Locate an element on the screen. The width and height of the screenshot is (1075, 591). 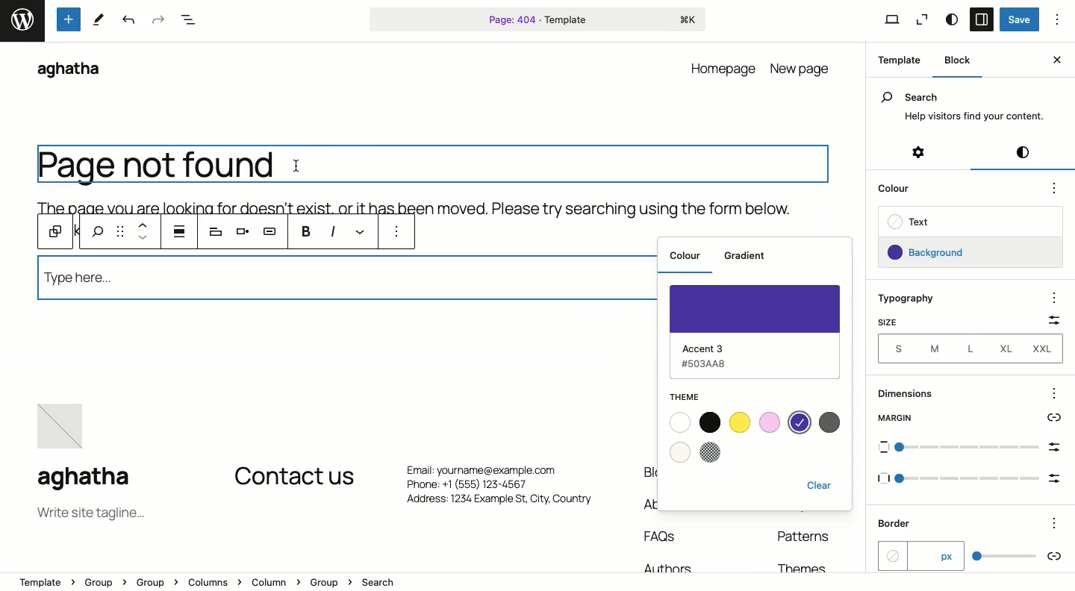
justification is located at coordinates (179, 232).